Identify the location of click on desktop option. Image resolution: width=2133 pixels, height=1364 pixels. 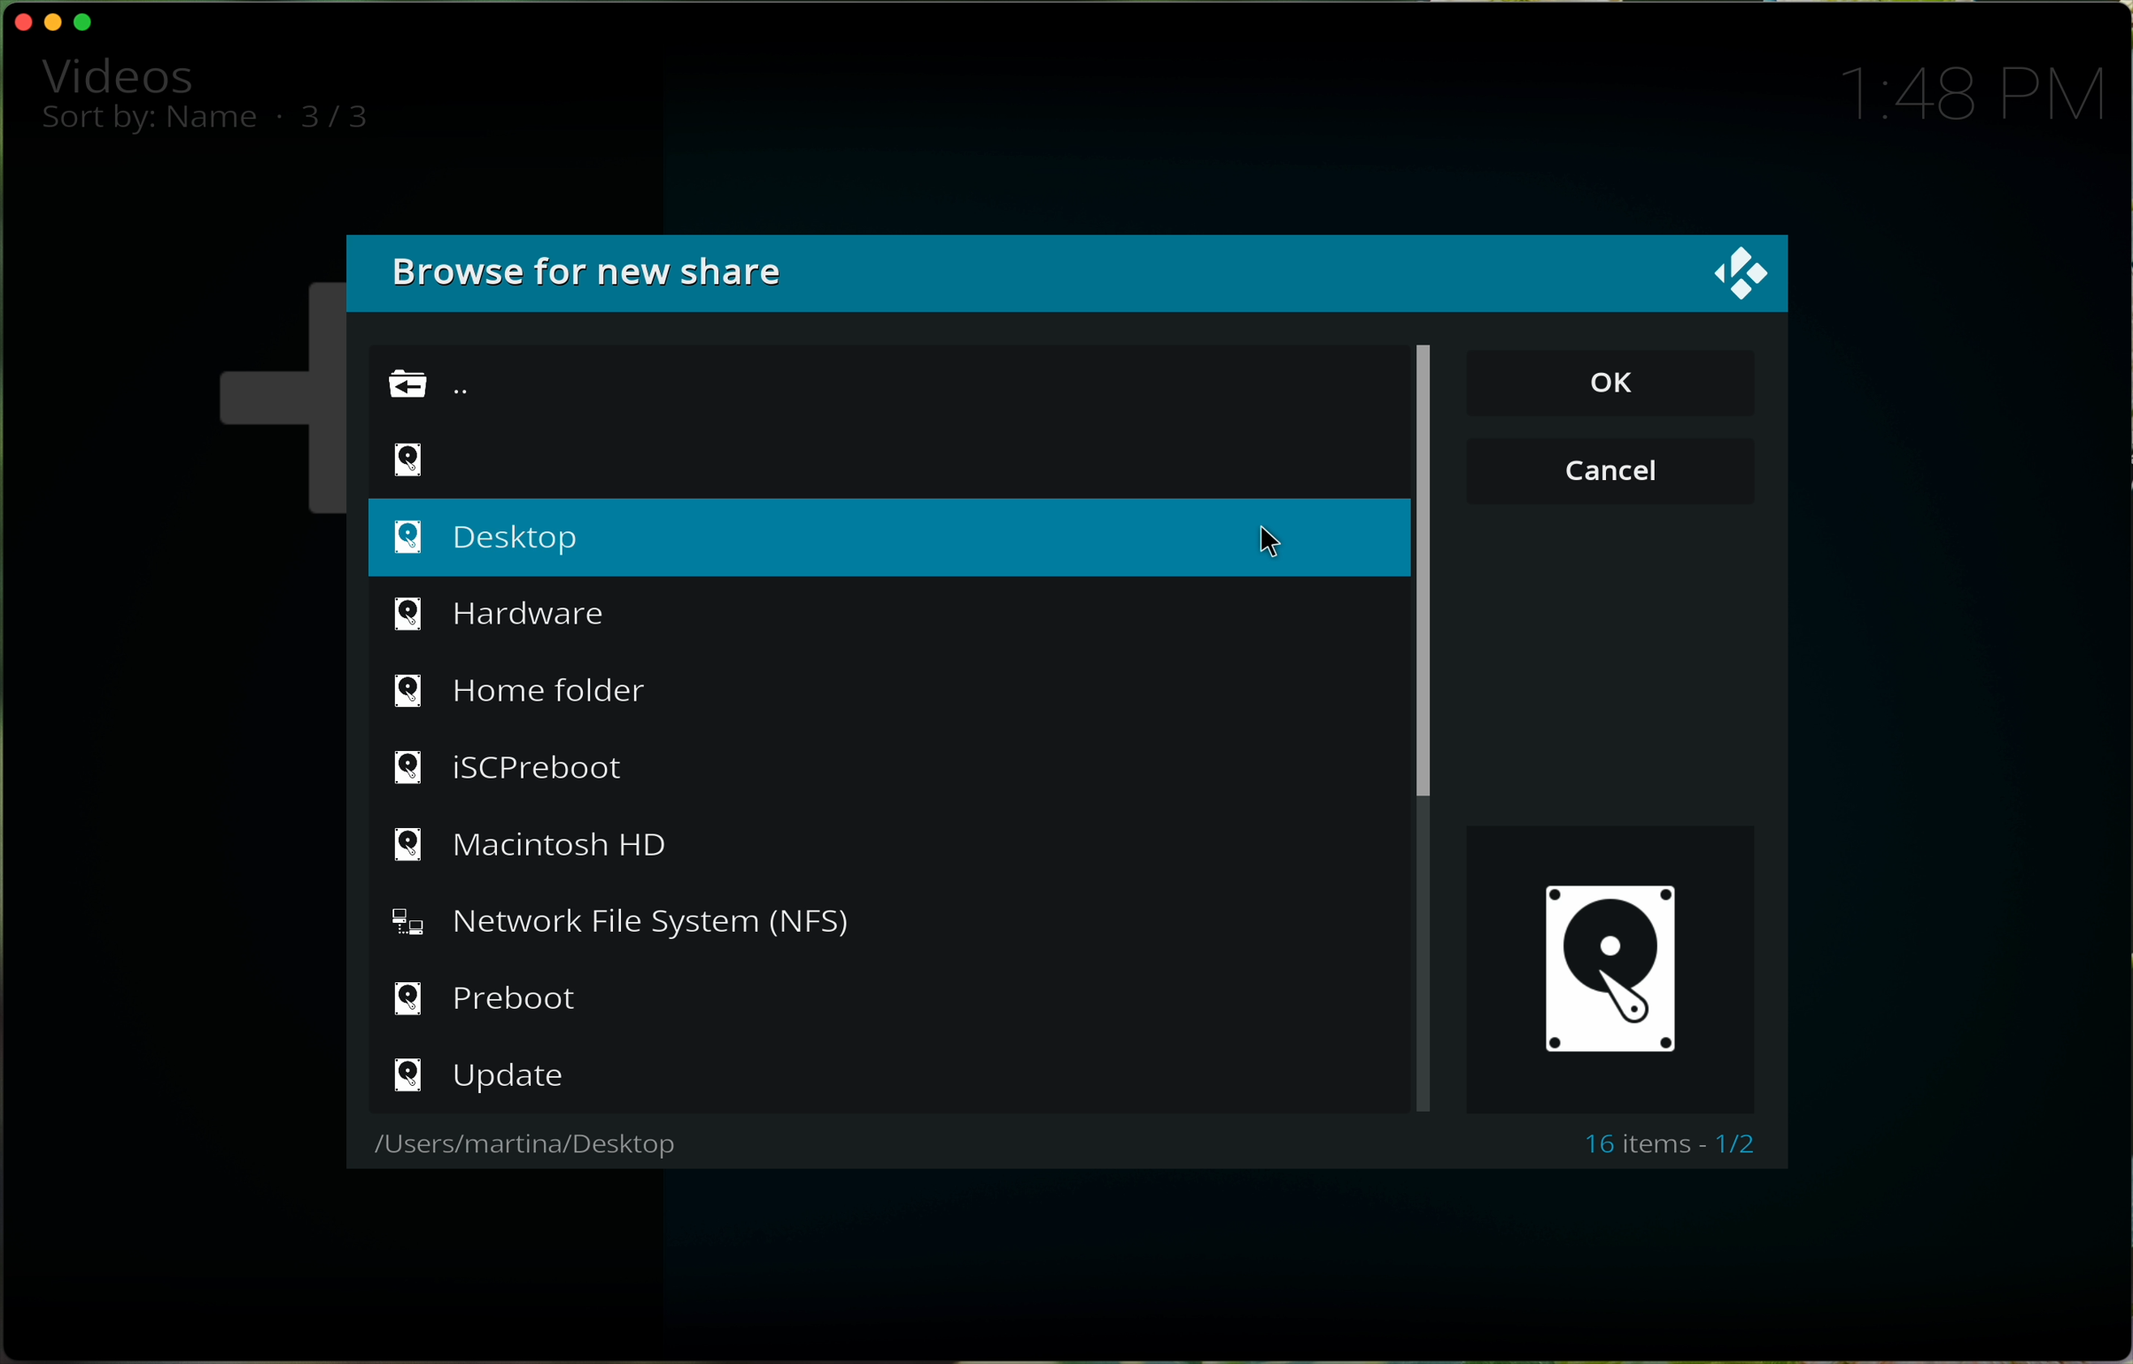
(892, 538).